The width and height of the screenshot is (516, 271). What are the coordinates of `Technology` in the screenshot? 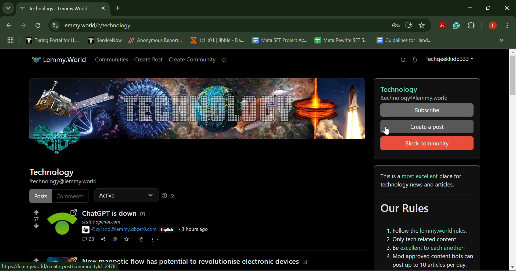 It's located at (400, 90).